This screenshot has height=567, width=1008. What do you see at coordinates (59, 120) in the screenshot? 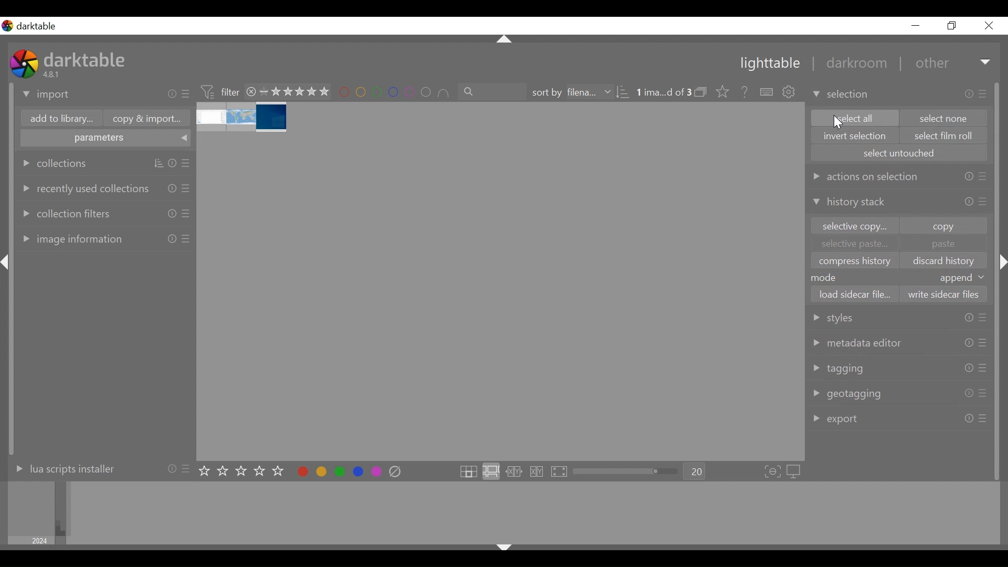
I see `add to library` at bounding box center [59, 120].